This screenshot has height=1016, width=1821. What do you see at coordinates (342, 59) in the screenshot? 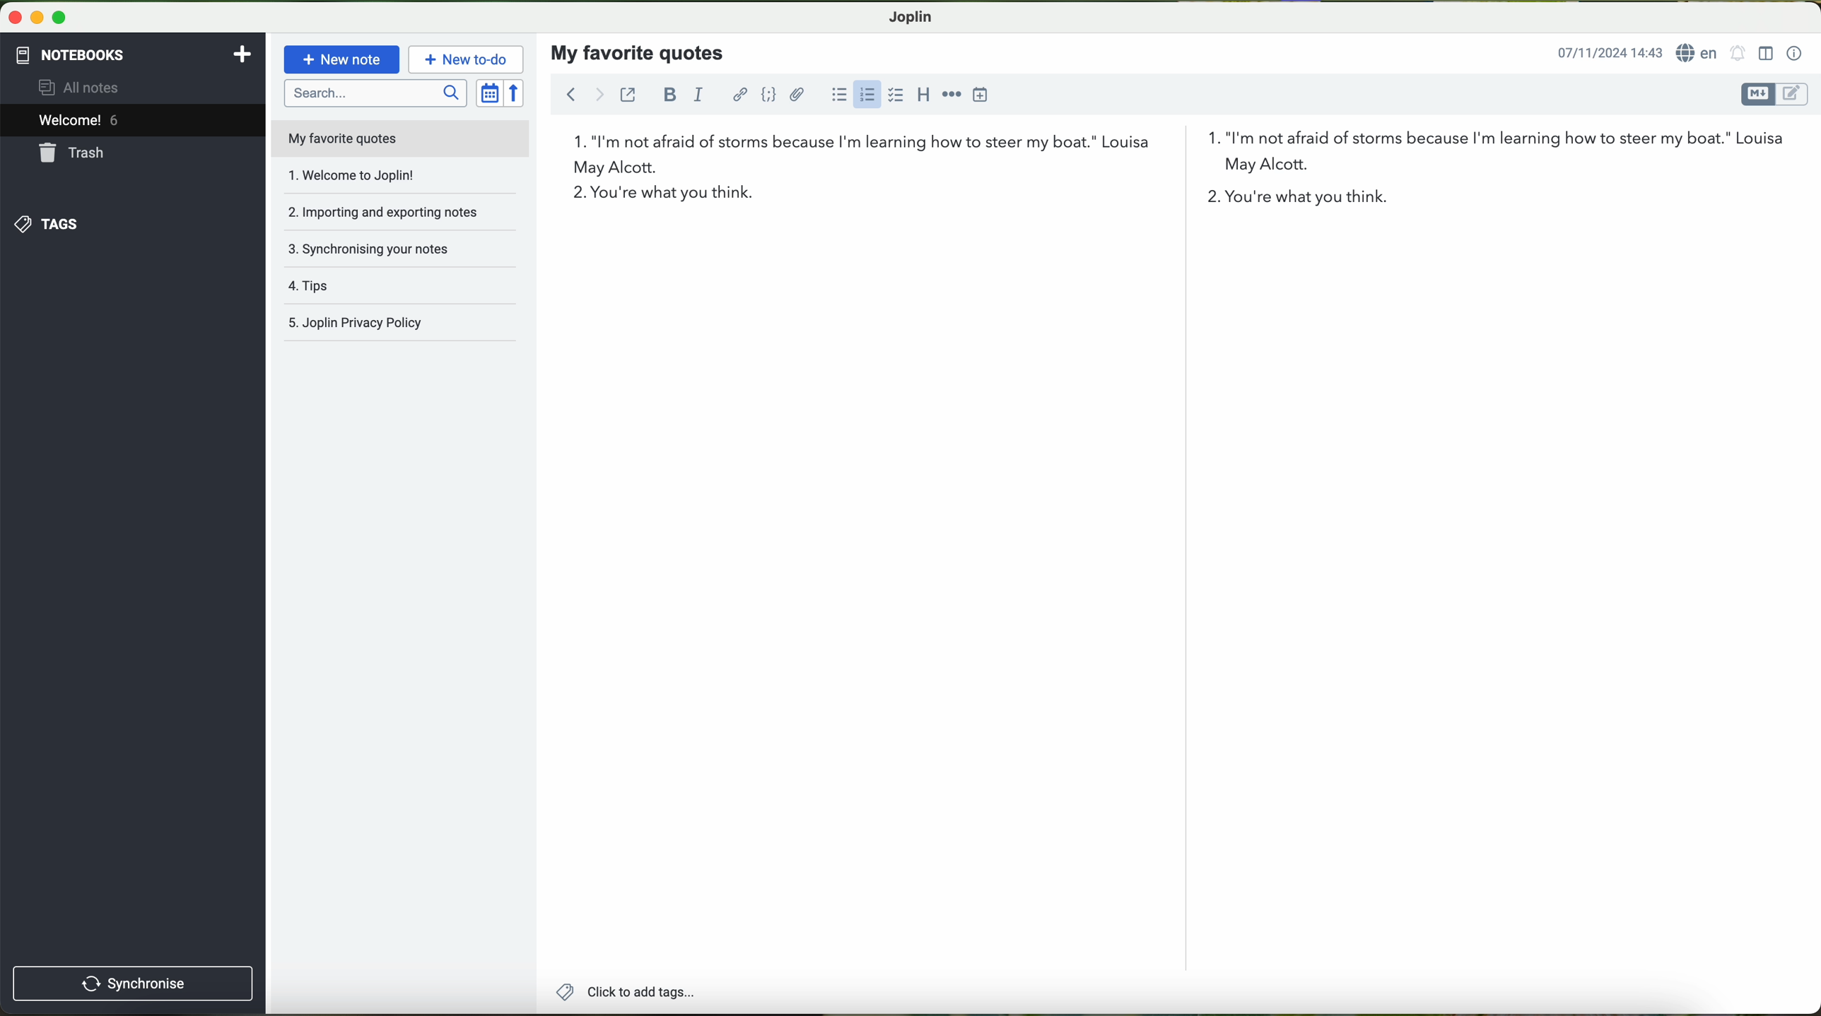
I see `new note button` at bounding box center [342, 59].